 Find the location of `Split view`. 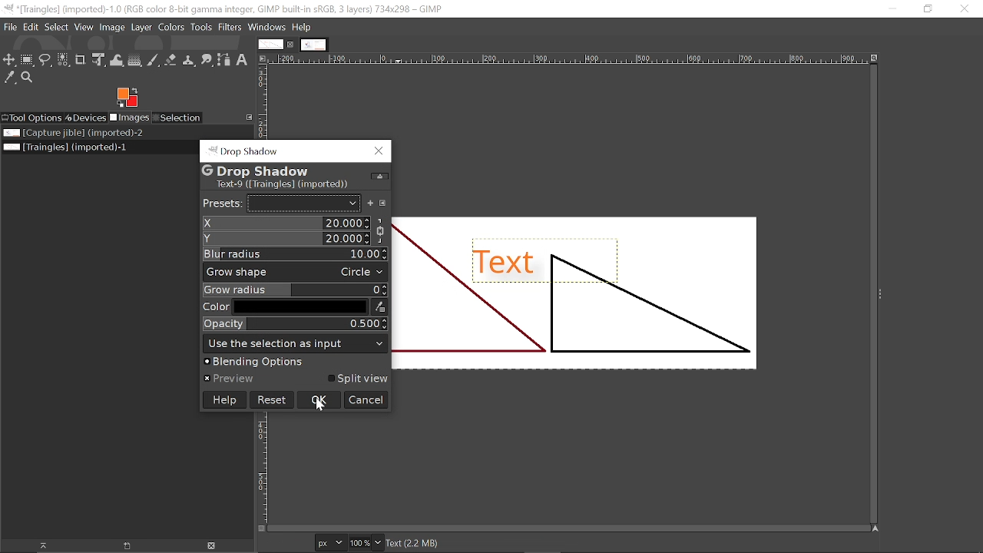

Split view is located at coordinates (358, 379).